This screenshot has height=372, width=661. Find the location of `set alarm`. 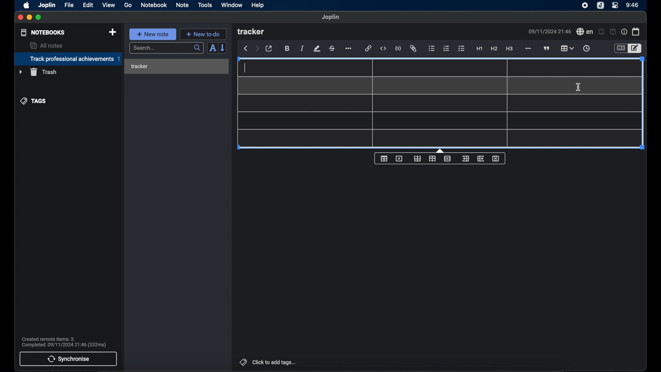

set alarm is located at coordinates (601, 31).